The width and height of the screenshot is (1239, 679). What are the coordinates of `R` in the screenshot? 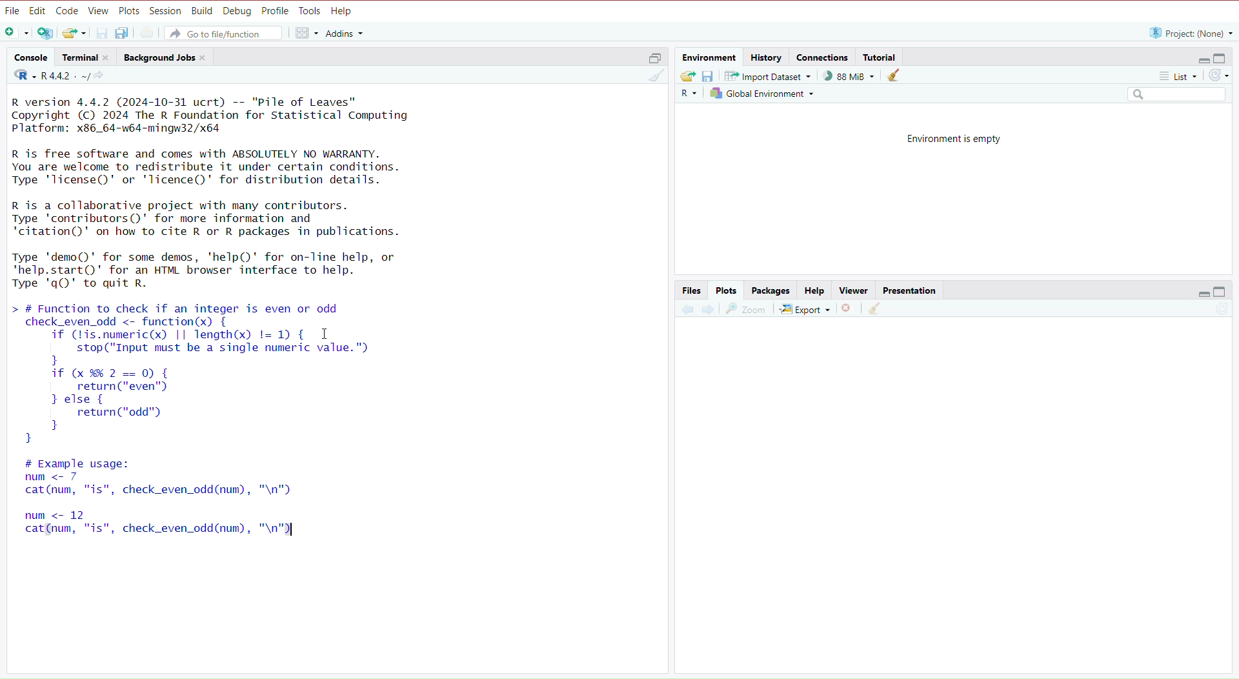 It's located at (687, 96).